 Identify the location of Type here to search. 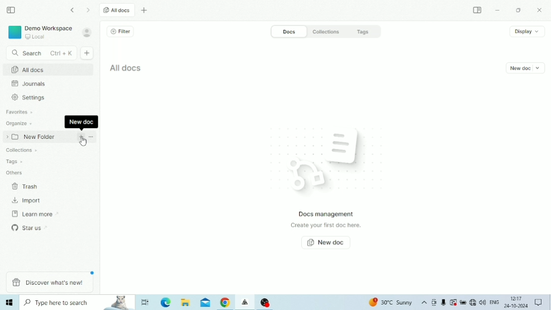
(78, 302).